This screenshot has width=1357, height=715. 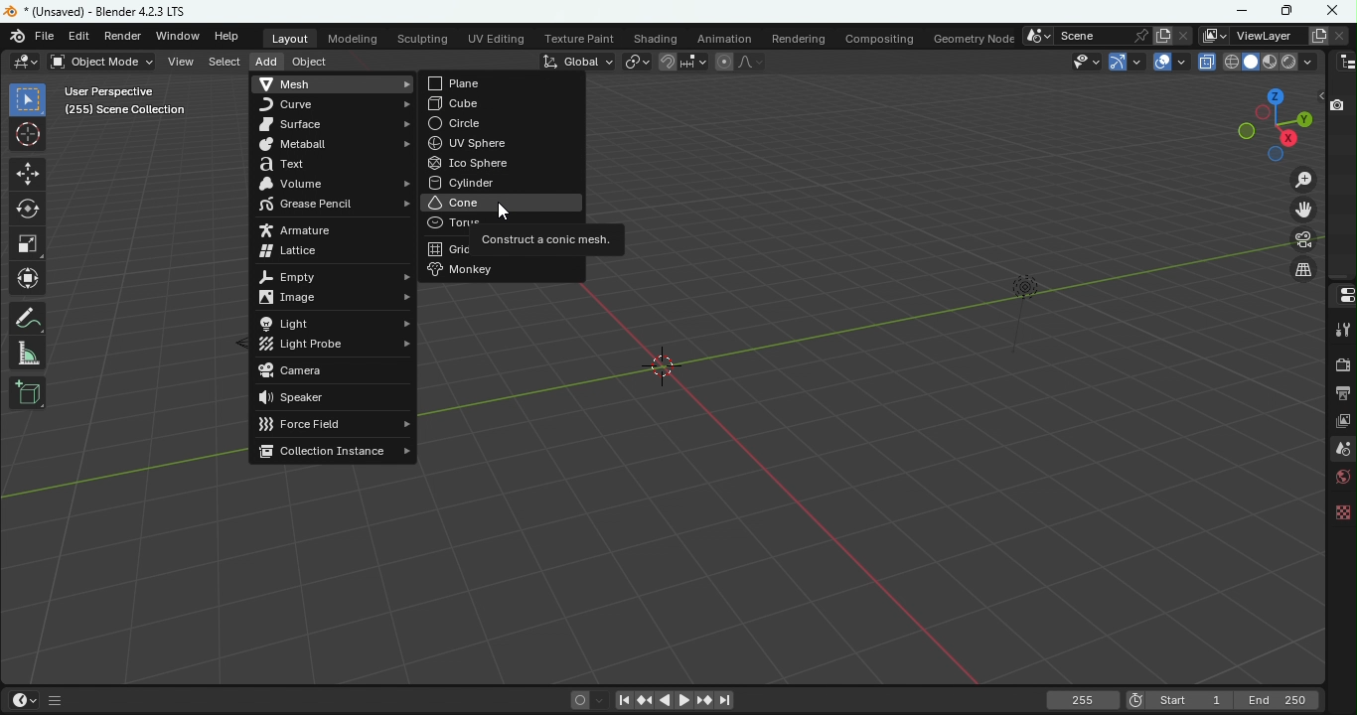 What do you see at coordinates (1138, 35) in the screenshot?
I see `Pin scene in the workspace` at bounding box center [1138, 35].